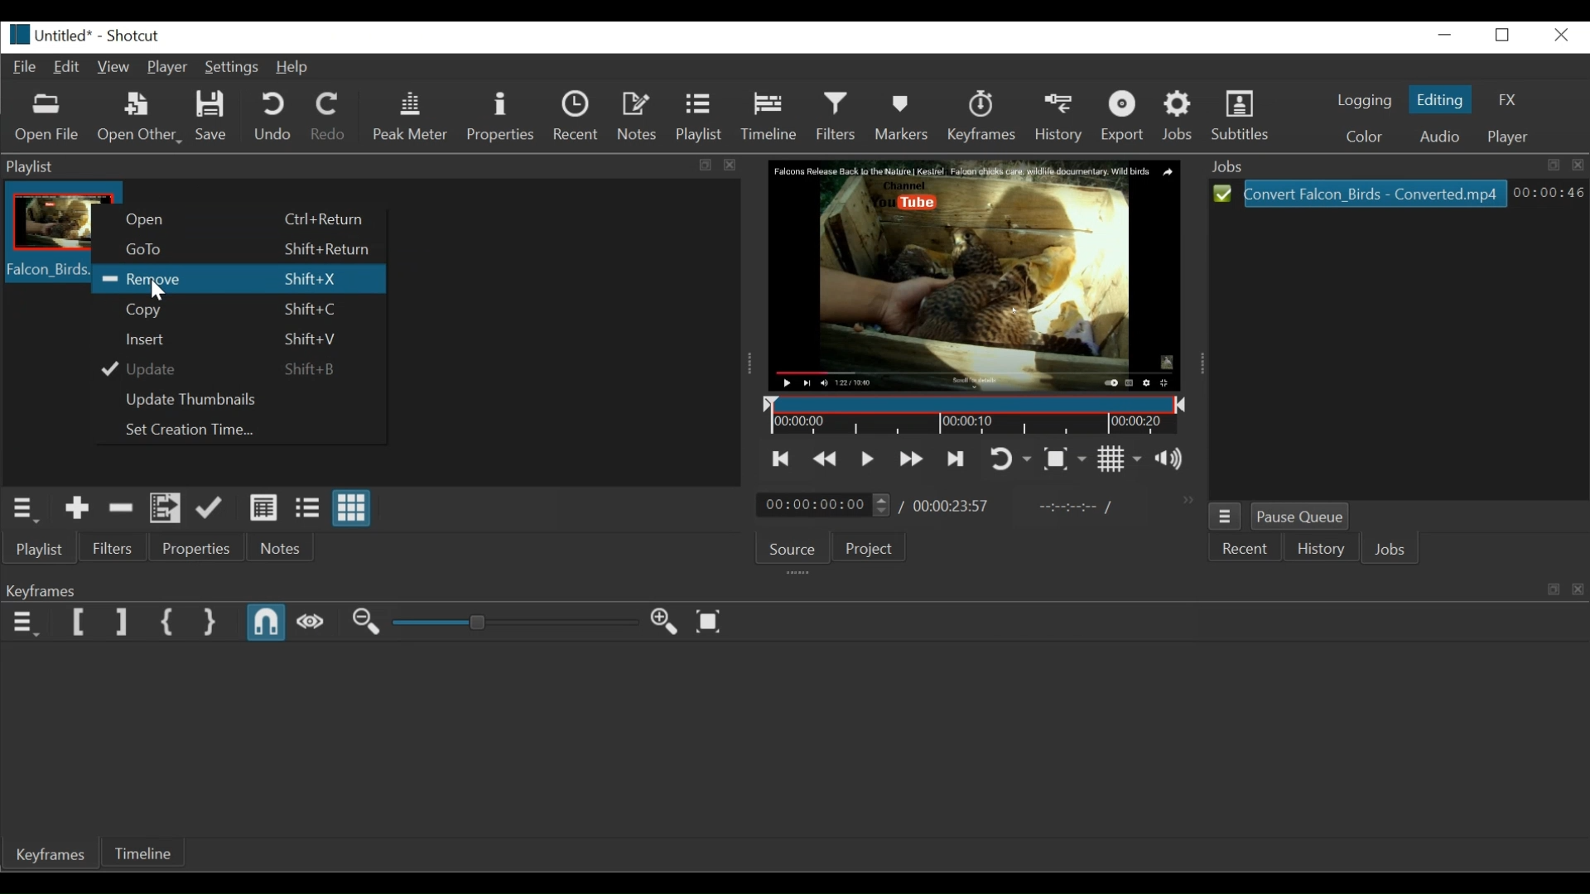 The width and height of the screenshot is (1590, 894). Describe the element at coordinates (236, 429) in the screenshot. I see `Set Creation Time` at that location.